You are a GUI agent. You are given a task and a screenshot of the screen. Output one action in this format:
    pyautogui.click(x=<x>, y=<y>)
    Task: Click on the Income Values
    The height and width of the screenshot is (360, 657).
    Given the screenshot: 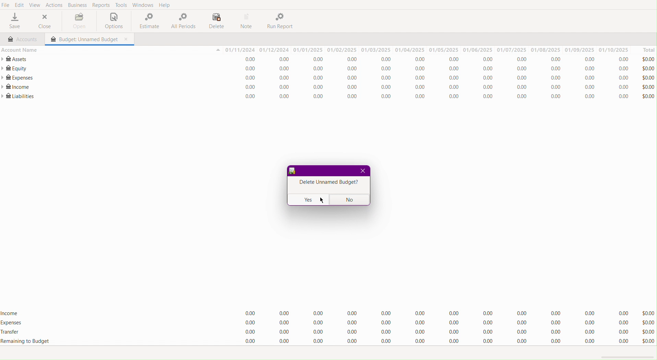 What is the action you would take?
    pyautogui.click(x=437, y=312)
    